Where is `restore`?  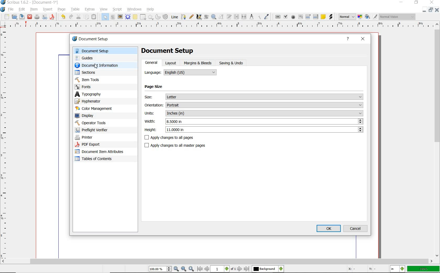 restore is located at coordinates (430, 10).